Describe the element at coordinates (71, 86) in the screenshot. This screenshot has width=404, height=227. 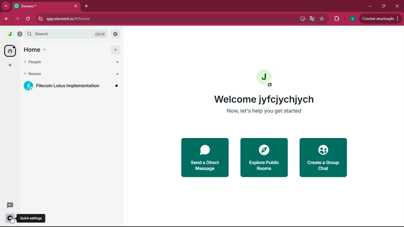
I see `filecoin lotus implementation` at that location.